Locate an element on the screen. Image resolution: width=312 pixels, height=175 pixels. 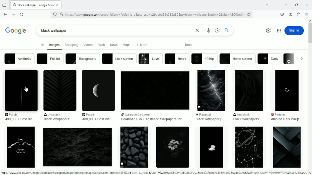
close is located at coordinates (196, 30).